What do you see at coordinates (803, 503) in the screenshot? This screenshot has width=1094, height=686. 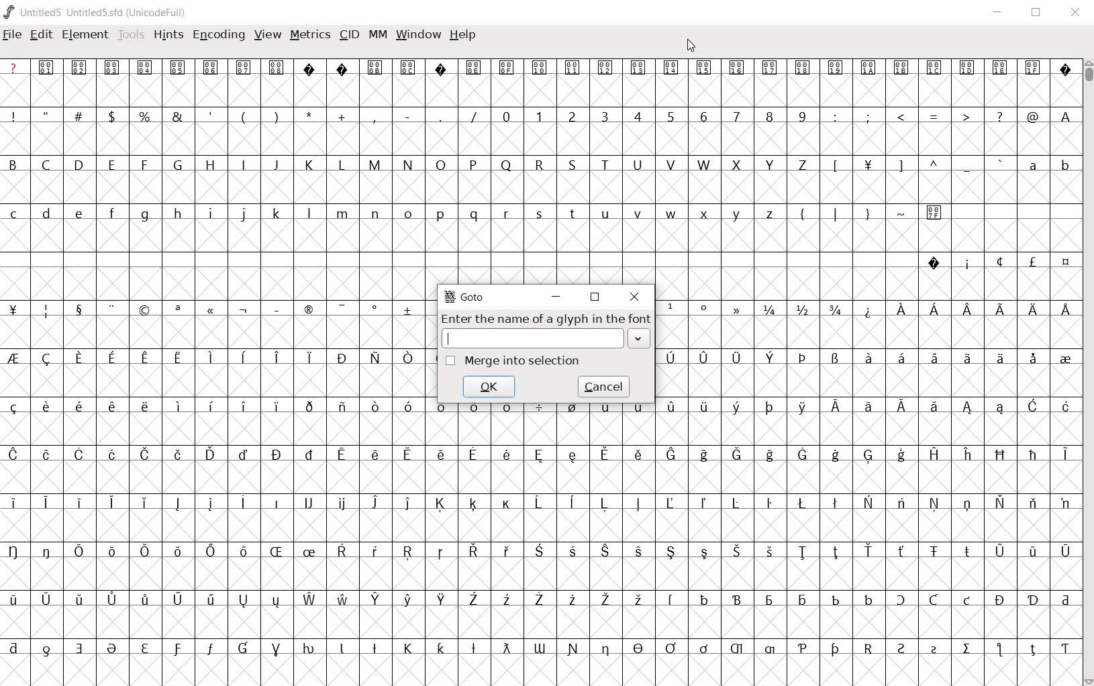 I see `Symbol` at bounding box center [803, 503].